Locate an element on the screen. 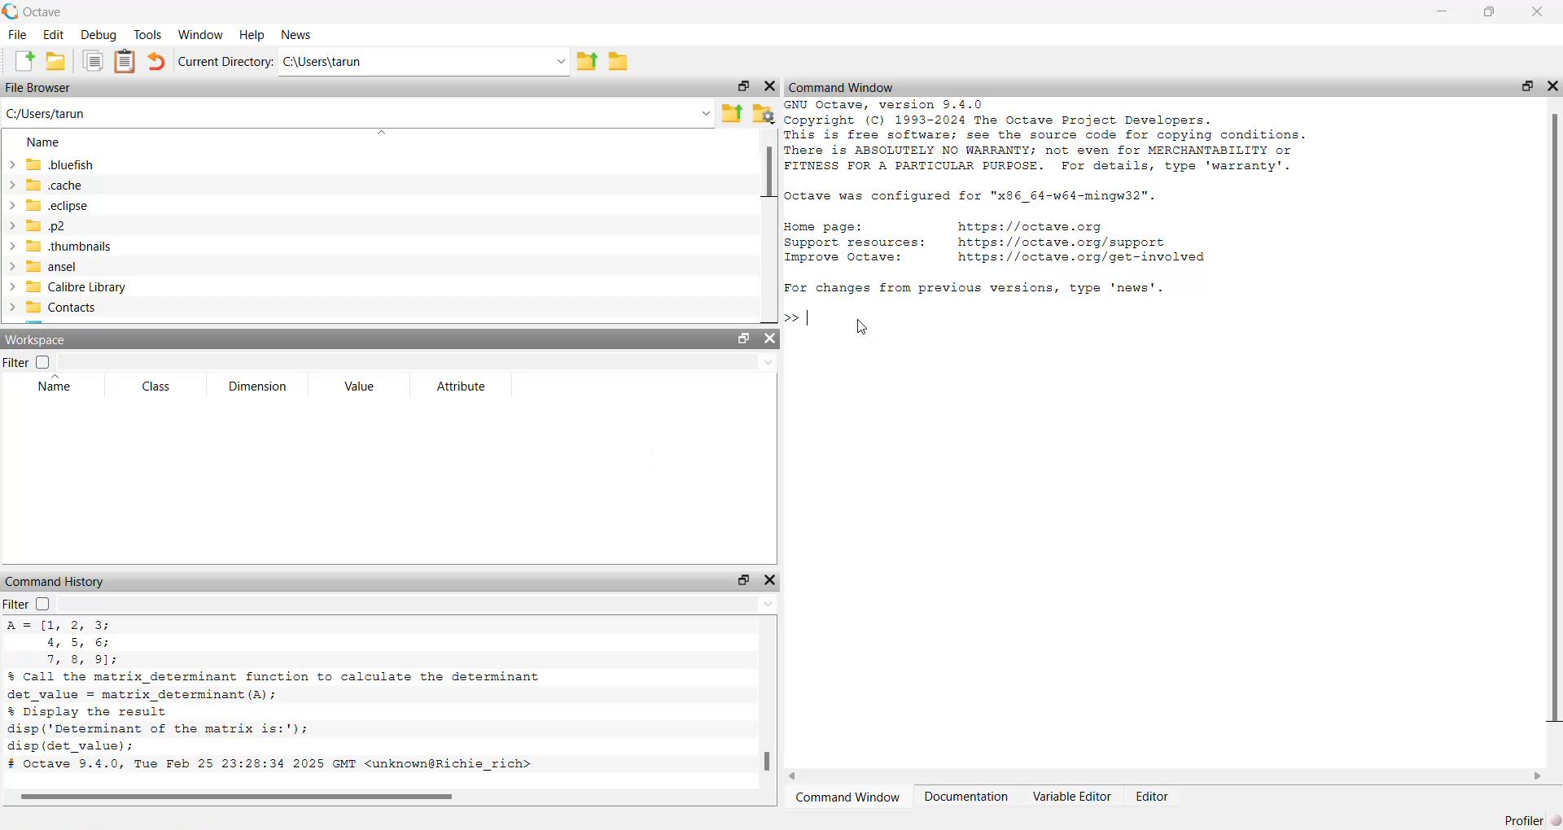  attribute is located at coordinates (461, 386).